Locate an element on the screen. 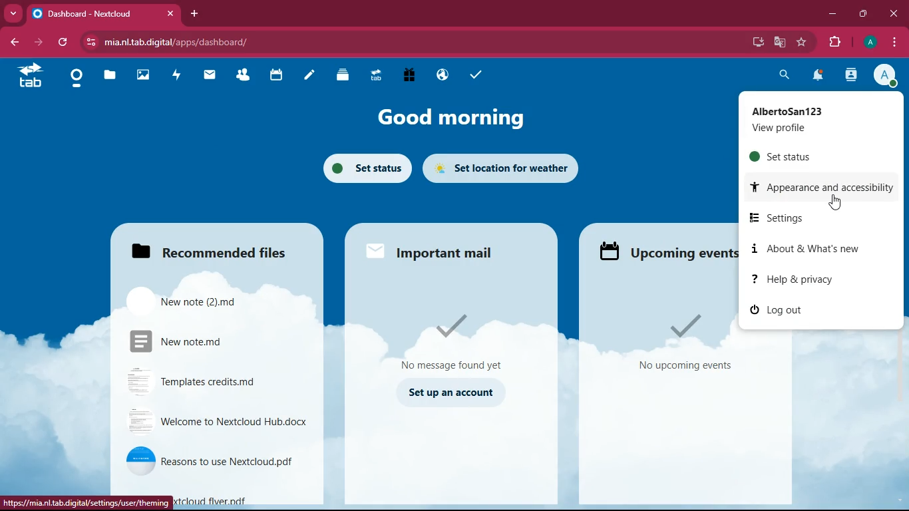 The width and height of the screenshot is (909, 511). tasks is located at coordinates (481, 76).